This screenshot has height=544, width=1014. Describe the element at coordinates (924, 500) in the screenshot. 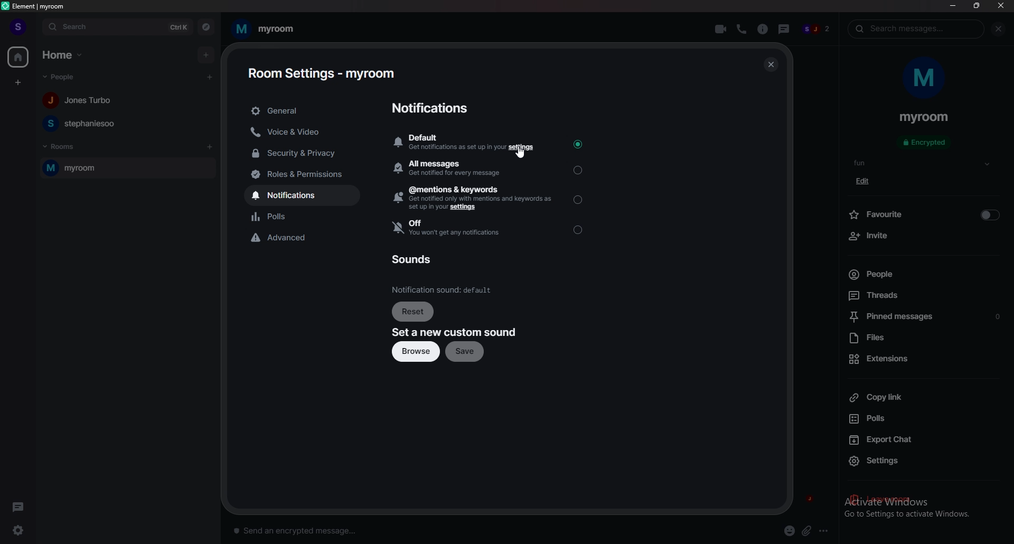

I see `leave room` at that location.